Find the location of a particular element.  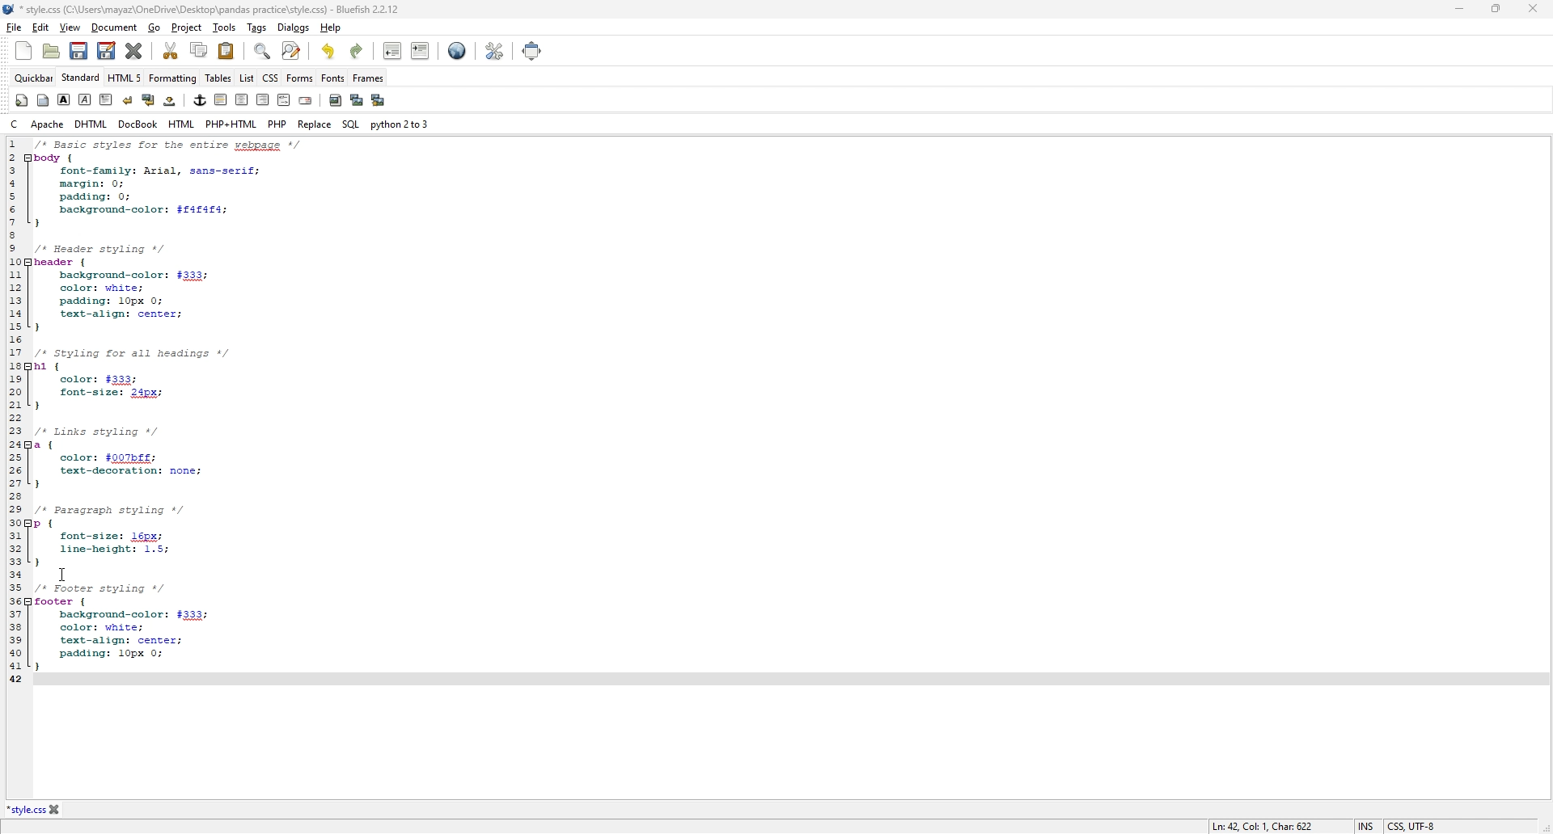

php+html is located at coordinates (233, 123).